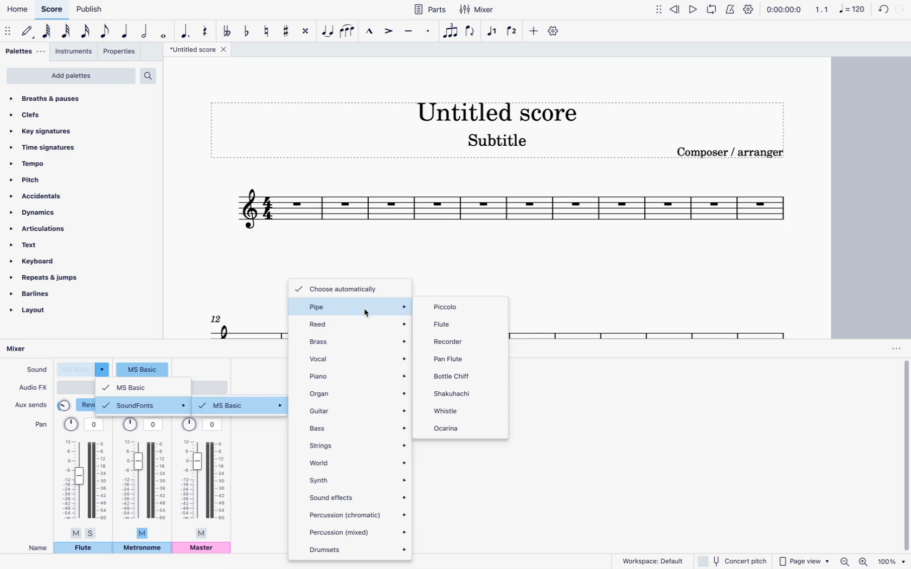 Image resolution: width=911 pixels, height=569 pixels. I want to click on toggle double flat, so click(227, 31).